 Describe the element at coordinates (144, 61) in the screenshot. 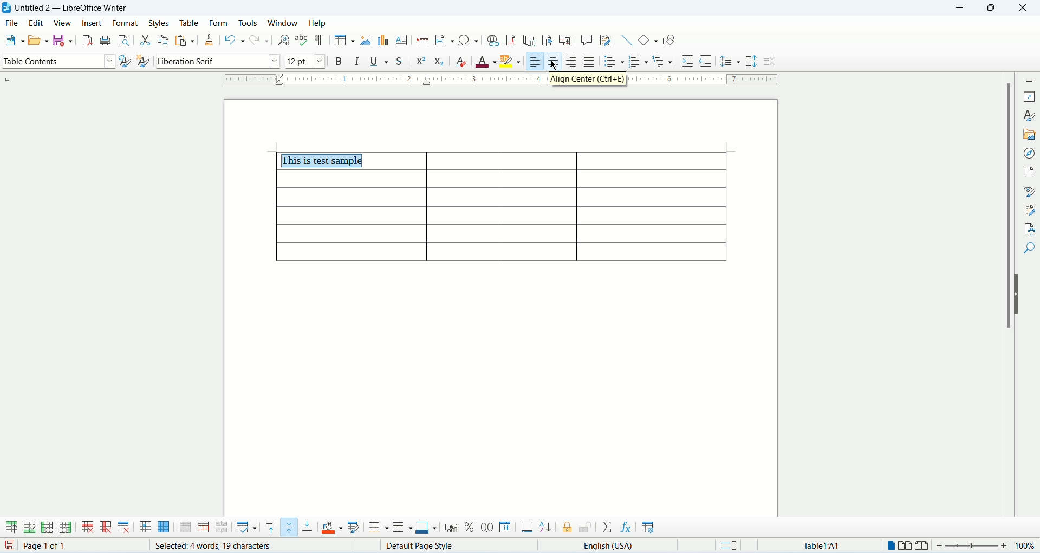

I see `new style` at that location.